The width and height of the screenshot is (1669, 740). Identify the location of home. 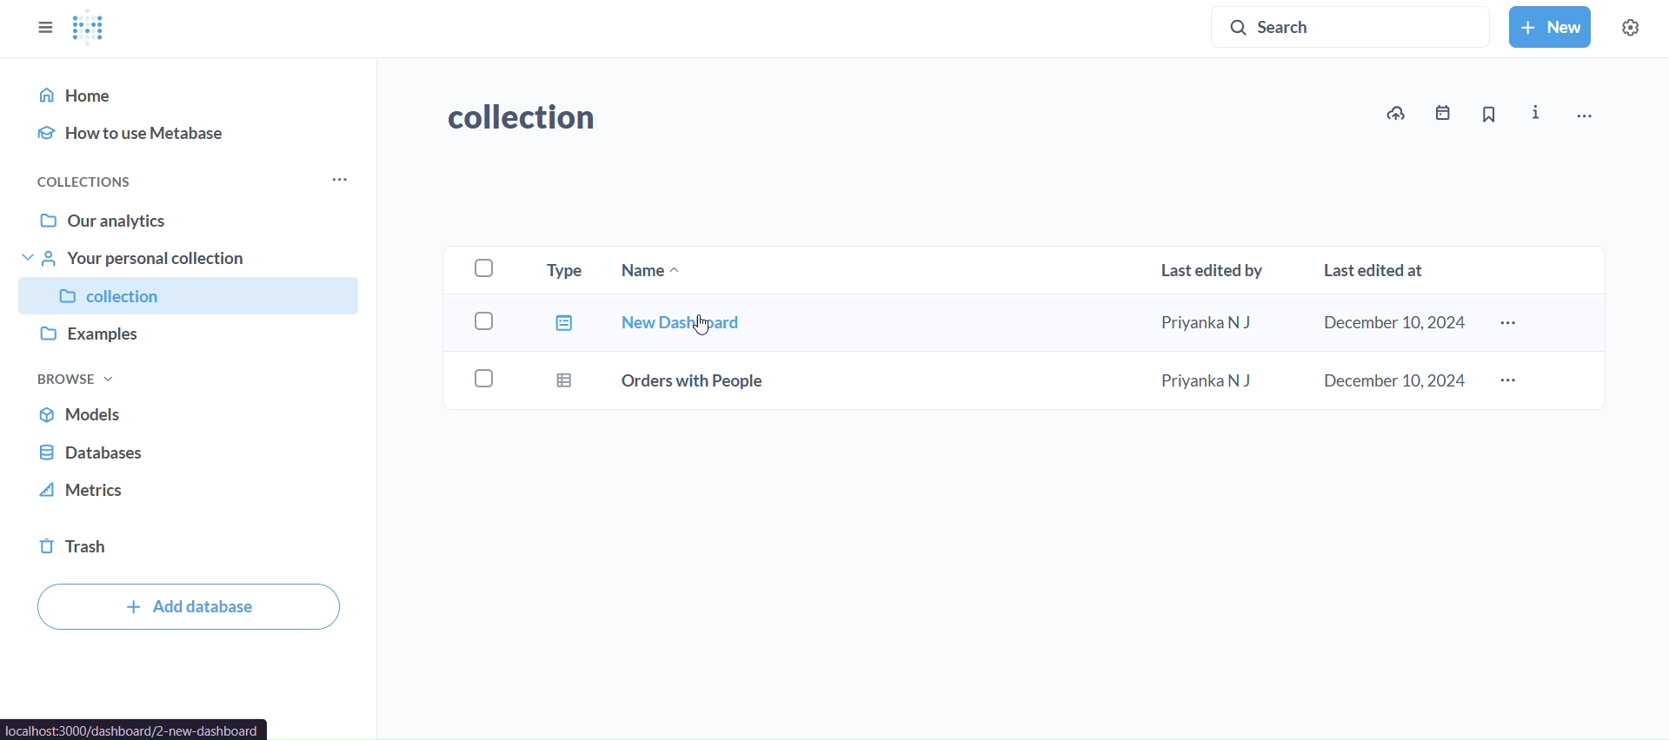
(190, 94).